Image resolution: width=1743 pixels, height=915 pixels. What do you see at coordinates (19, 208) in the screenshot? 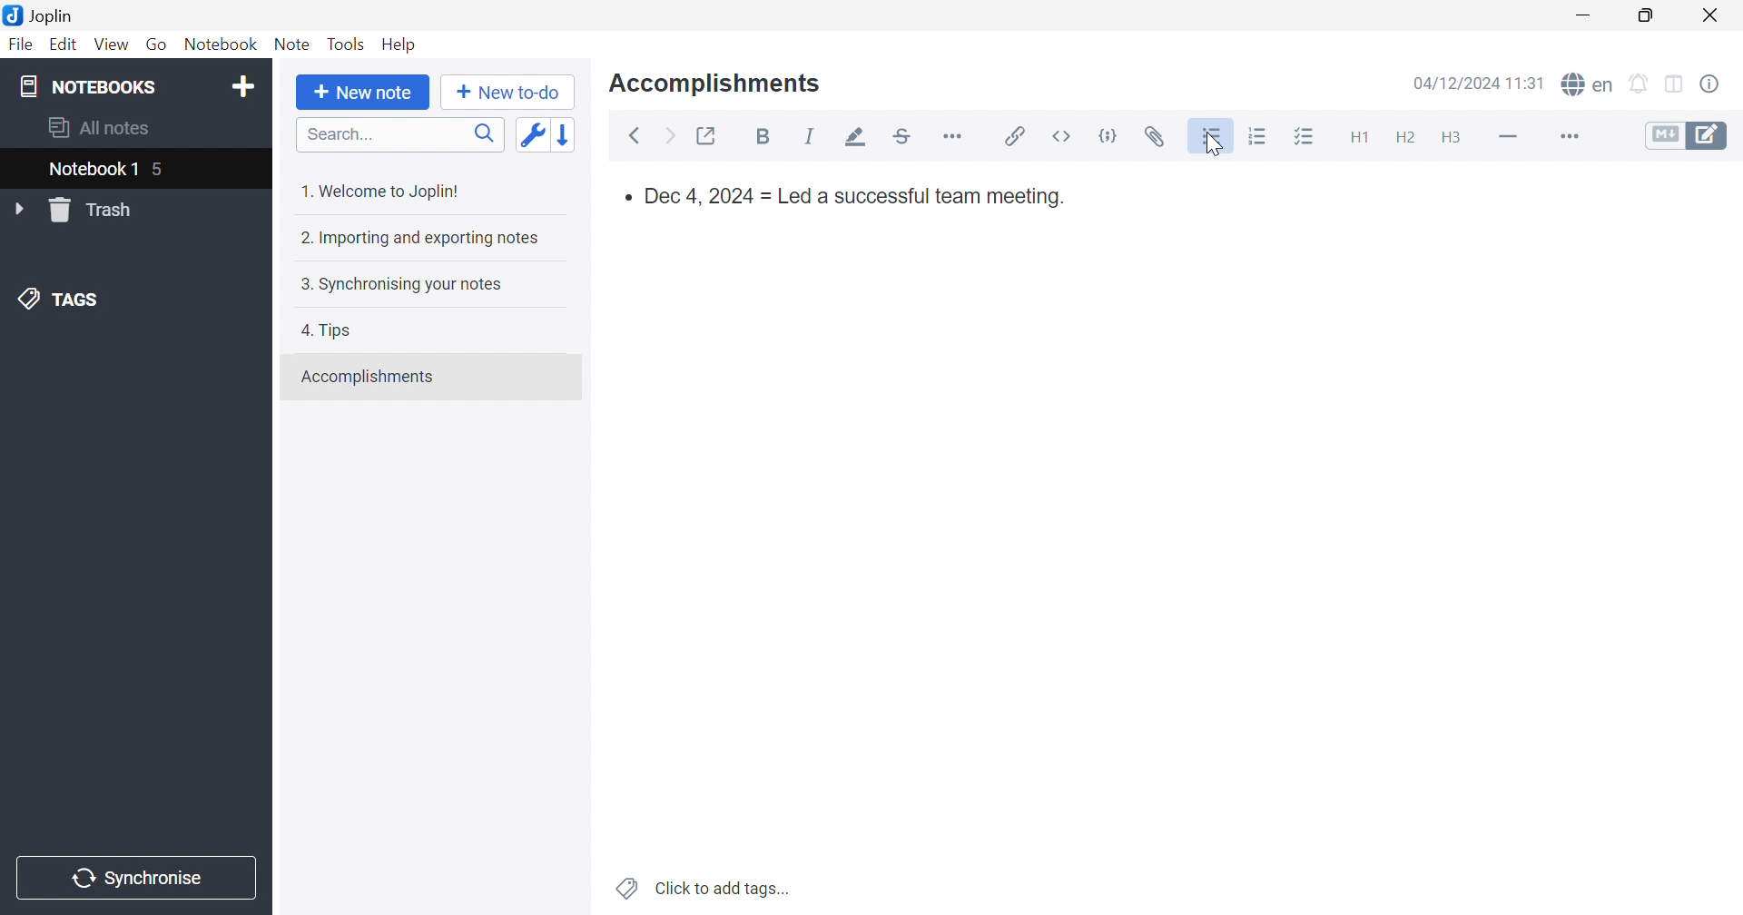
I see `Drop Down` at bounding box center [19, 208].